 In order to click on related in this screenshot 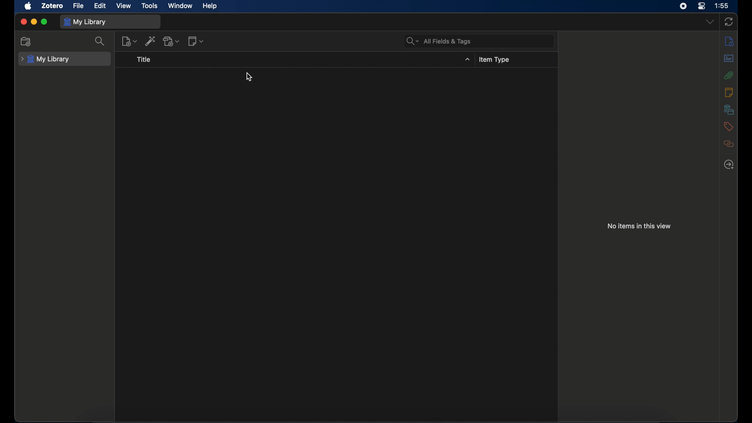, I will do `click(728, 144)`.